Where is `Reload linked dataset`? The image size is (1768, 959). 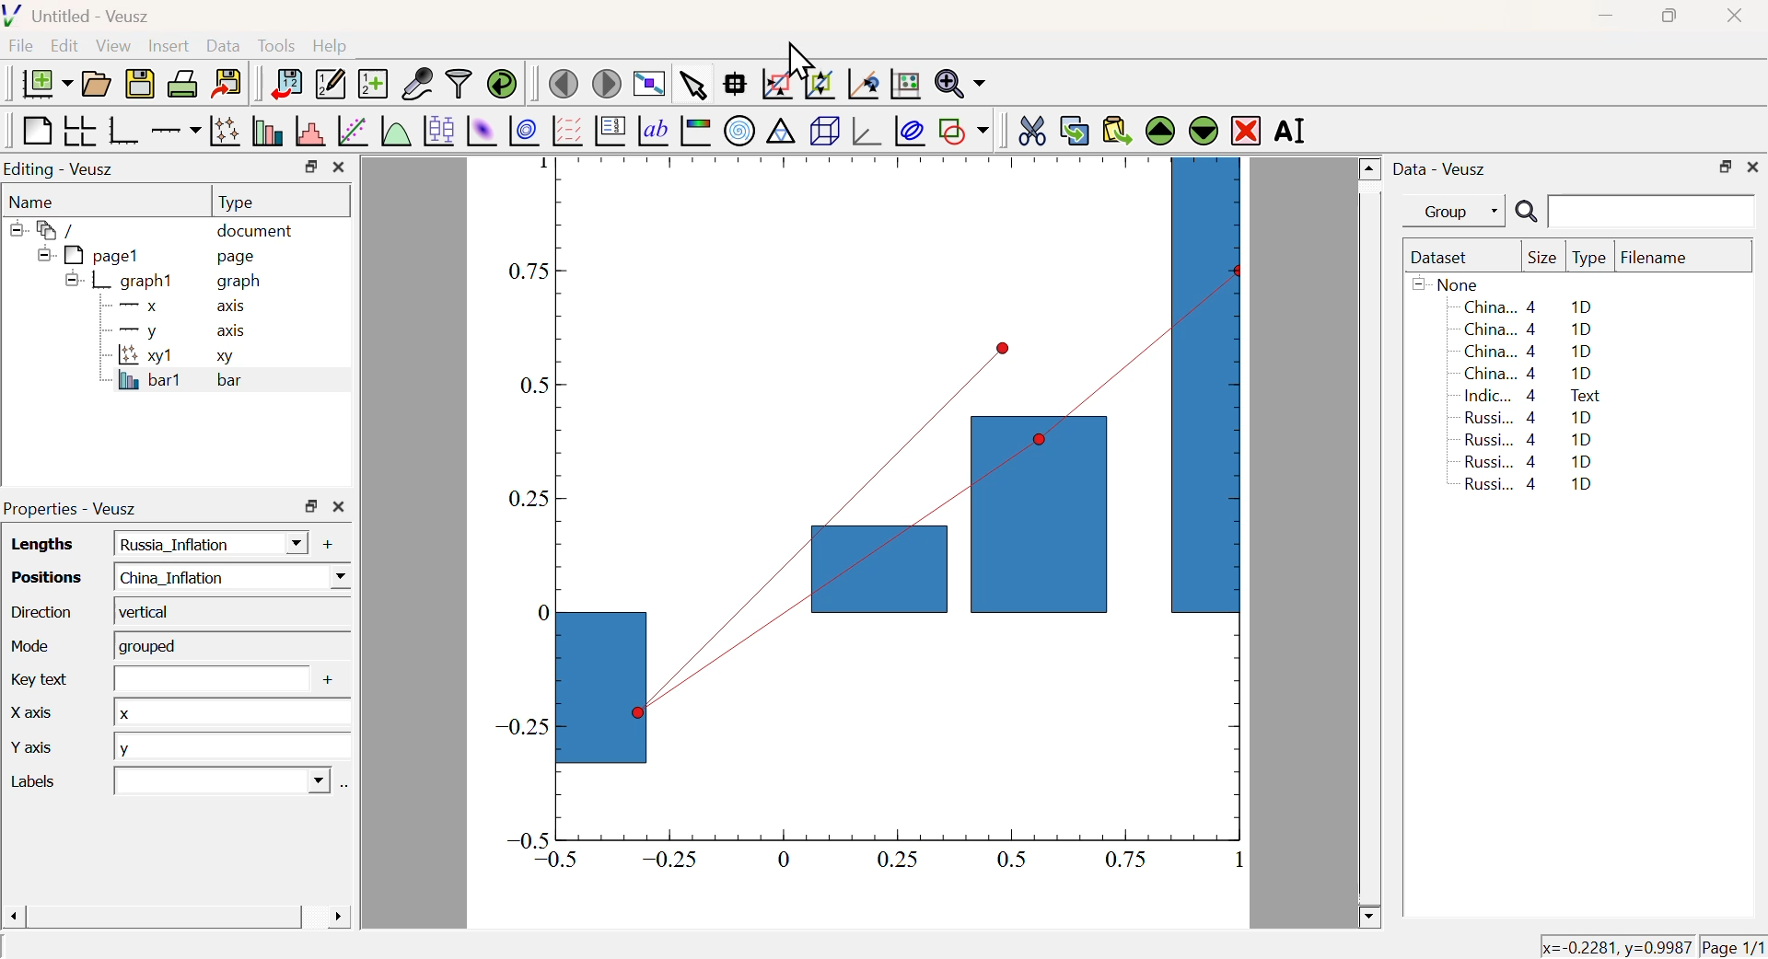 Reload linked dataset is located at coordinates (502, 82).